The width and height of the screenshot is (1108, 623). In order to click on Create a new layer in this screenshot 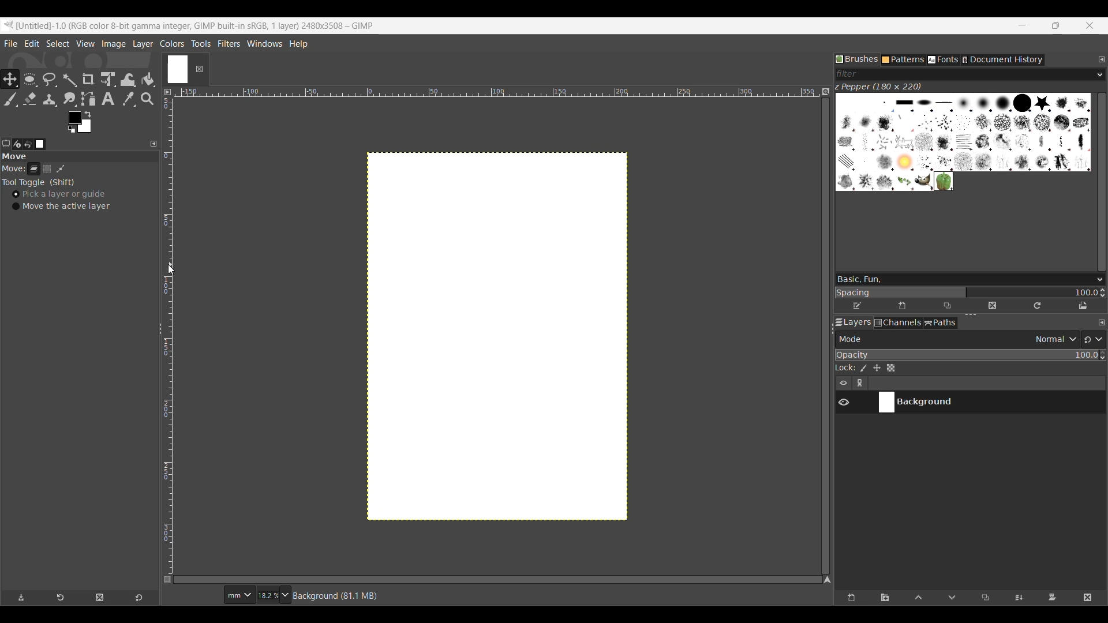, I will do `click(851, 598)`.